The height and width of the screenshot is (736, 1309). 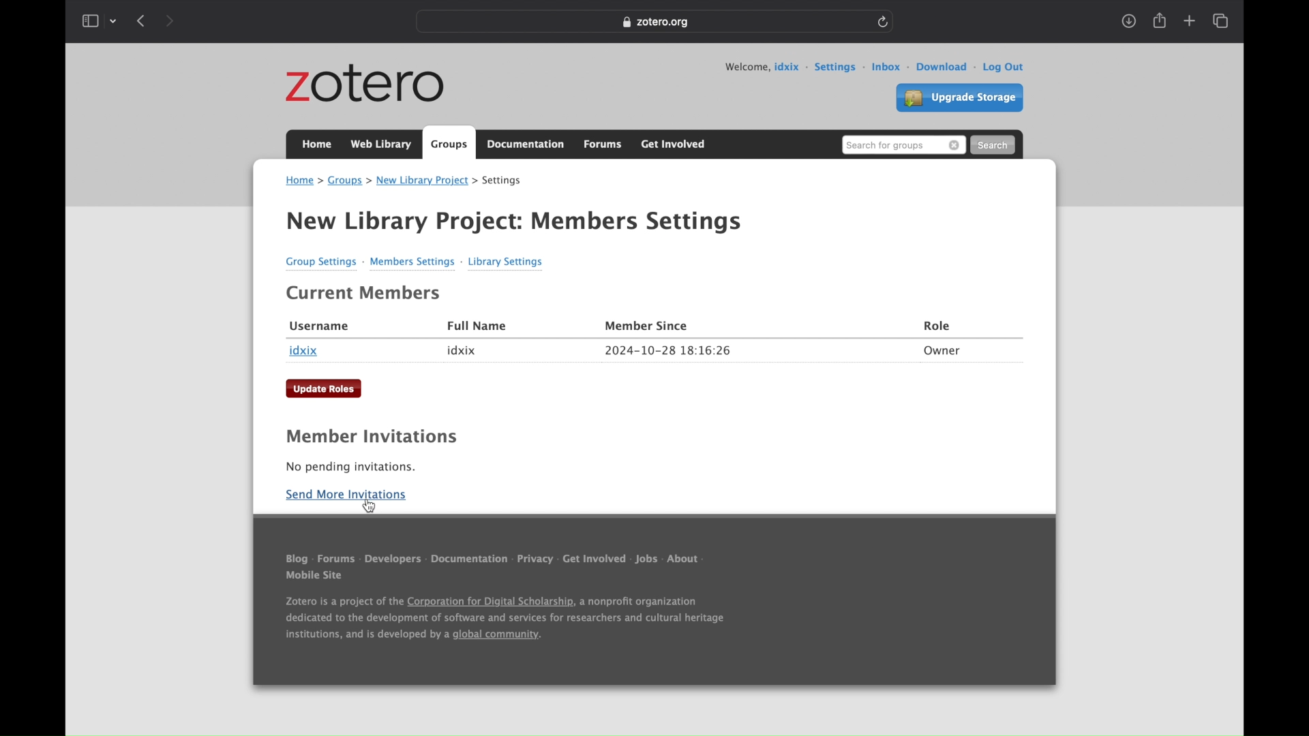 I want to click on about, so click(x=687, y=558).